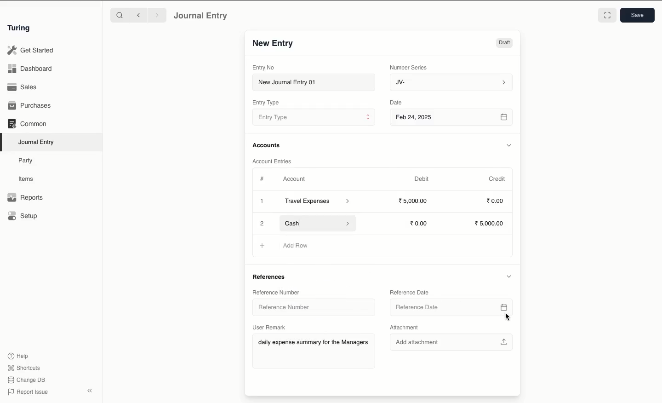 The image size is (662, 403). What do you see at coordinates (23, 215) in the screenshot?
I see `Setup` at bounding box center [23, 215].